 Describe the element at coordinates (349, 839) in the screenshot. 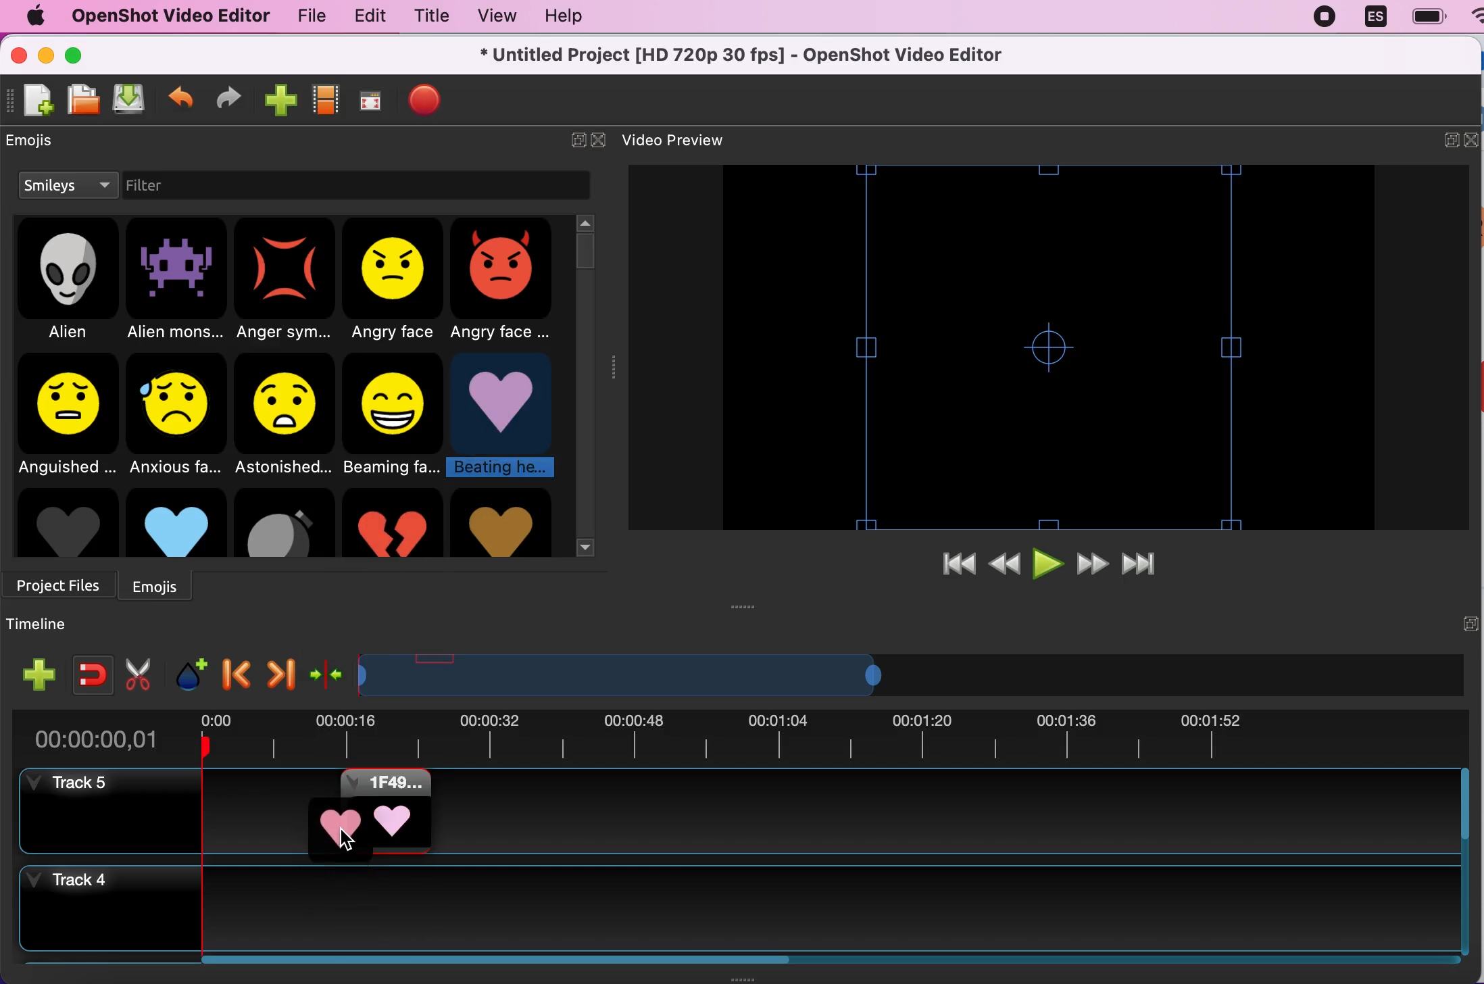

I see `cursor` at that location.